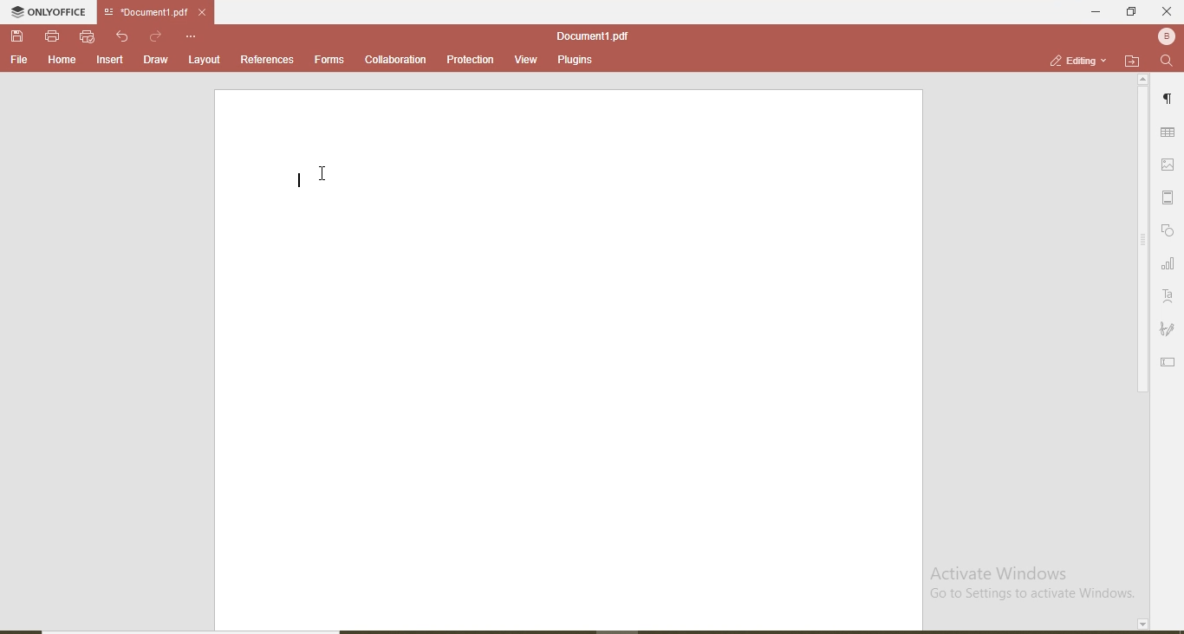 This screenshot has height=634, width=1184. Describe the element at coordinates (1143, 80) in the screenshot. I see `page up` at that location.